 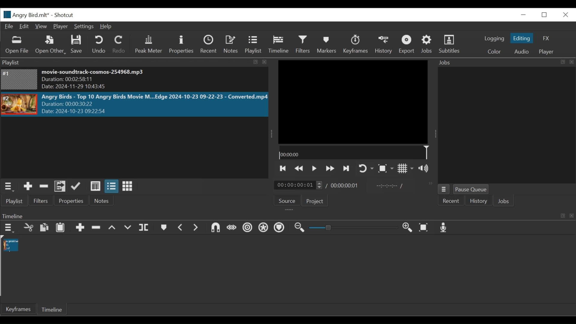 I want to click on Close, so click(x=565, y=14).